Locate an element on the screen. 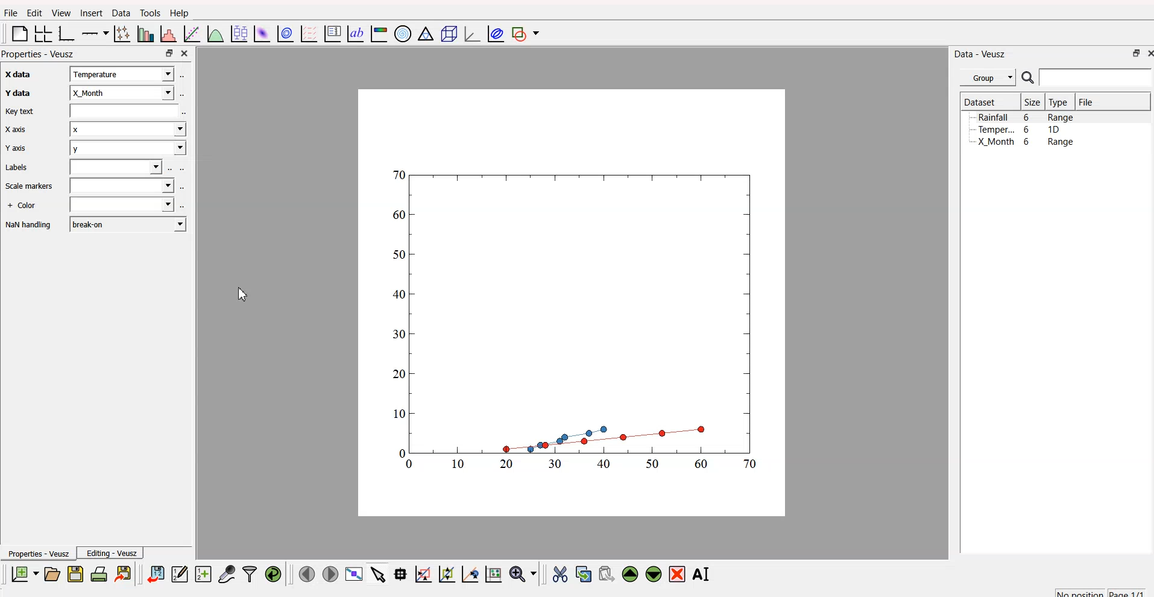  base graph is located at coordinates (67, 33).